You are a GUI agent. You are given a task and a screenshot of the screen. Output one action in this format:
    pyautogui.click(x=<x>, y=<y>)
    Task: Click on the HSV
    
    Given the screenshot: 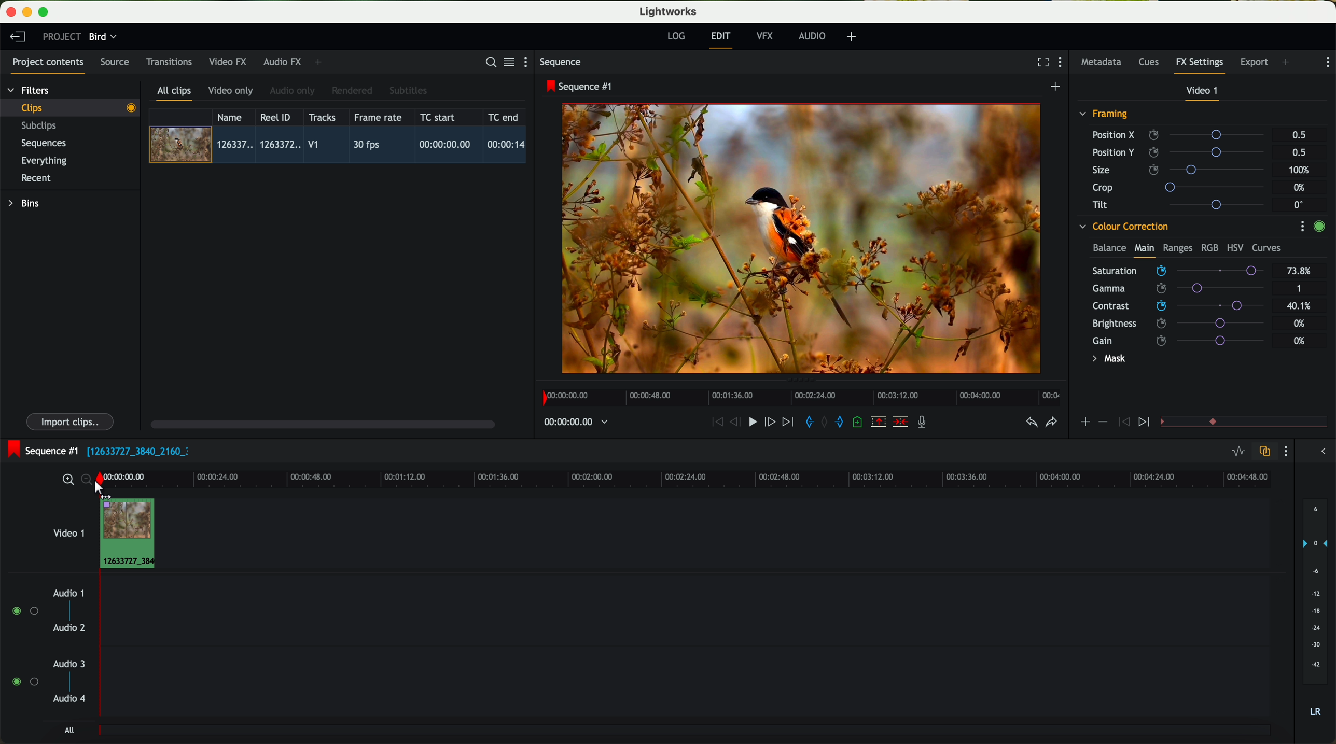 What is the action you would take?
    pyautogui.click(x=1234, y=247)
    